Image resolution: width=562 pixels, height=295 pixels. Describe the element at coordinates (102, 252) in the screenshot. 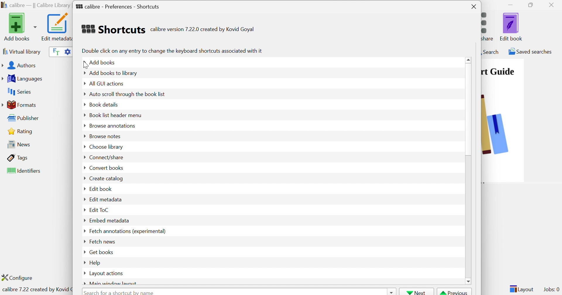

I see `Get books` at that location.